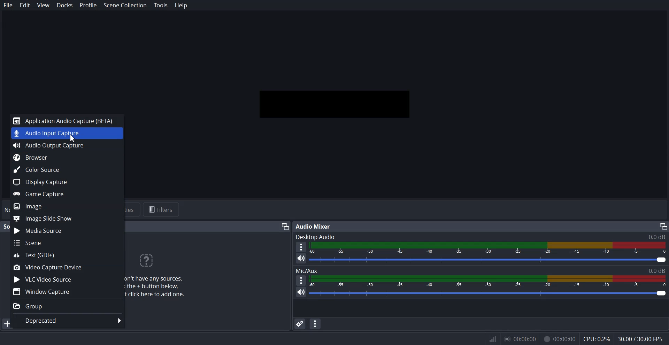 The image size is (669, 345). I want to click on Text 1, so click(159, 276).